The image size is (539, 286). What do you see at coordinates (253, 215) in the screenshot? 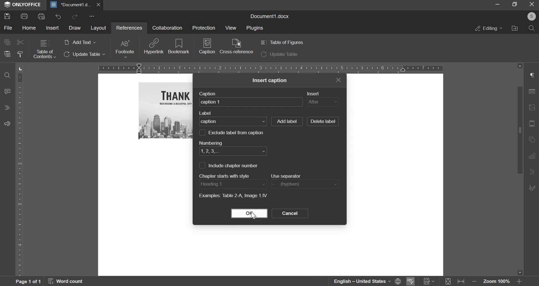
I see `Cursor` at bounding box center [253, 215].